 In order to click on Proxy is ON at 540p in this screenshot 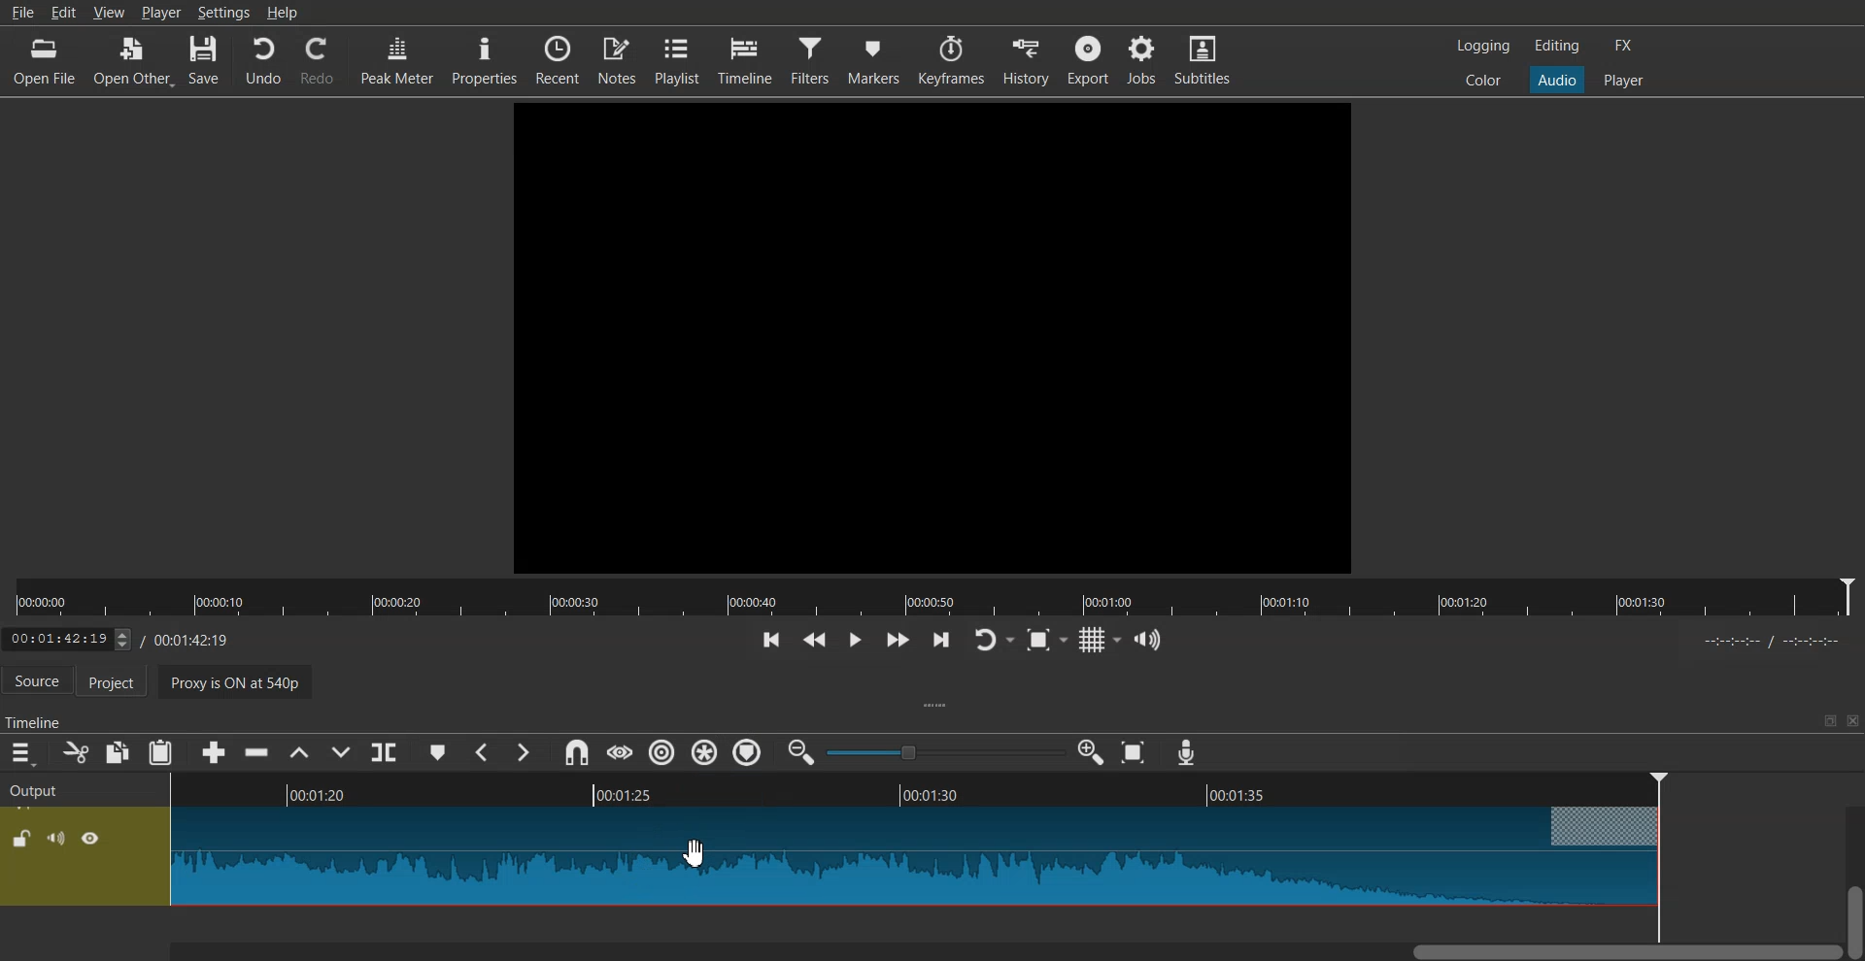, I will do `click(240, 680)`.